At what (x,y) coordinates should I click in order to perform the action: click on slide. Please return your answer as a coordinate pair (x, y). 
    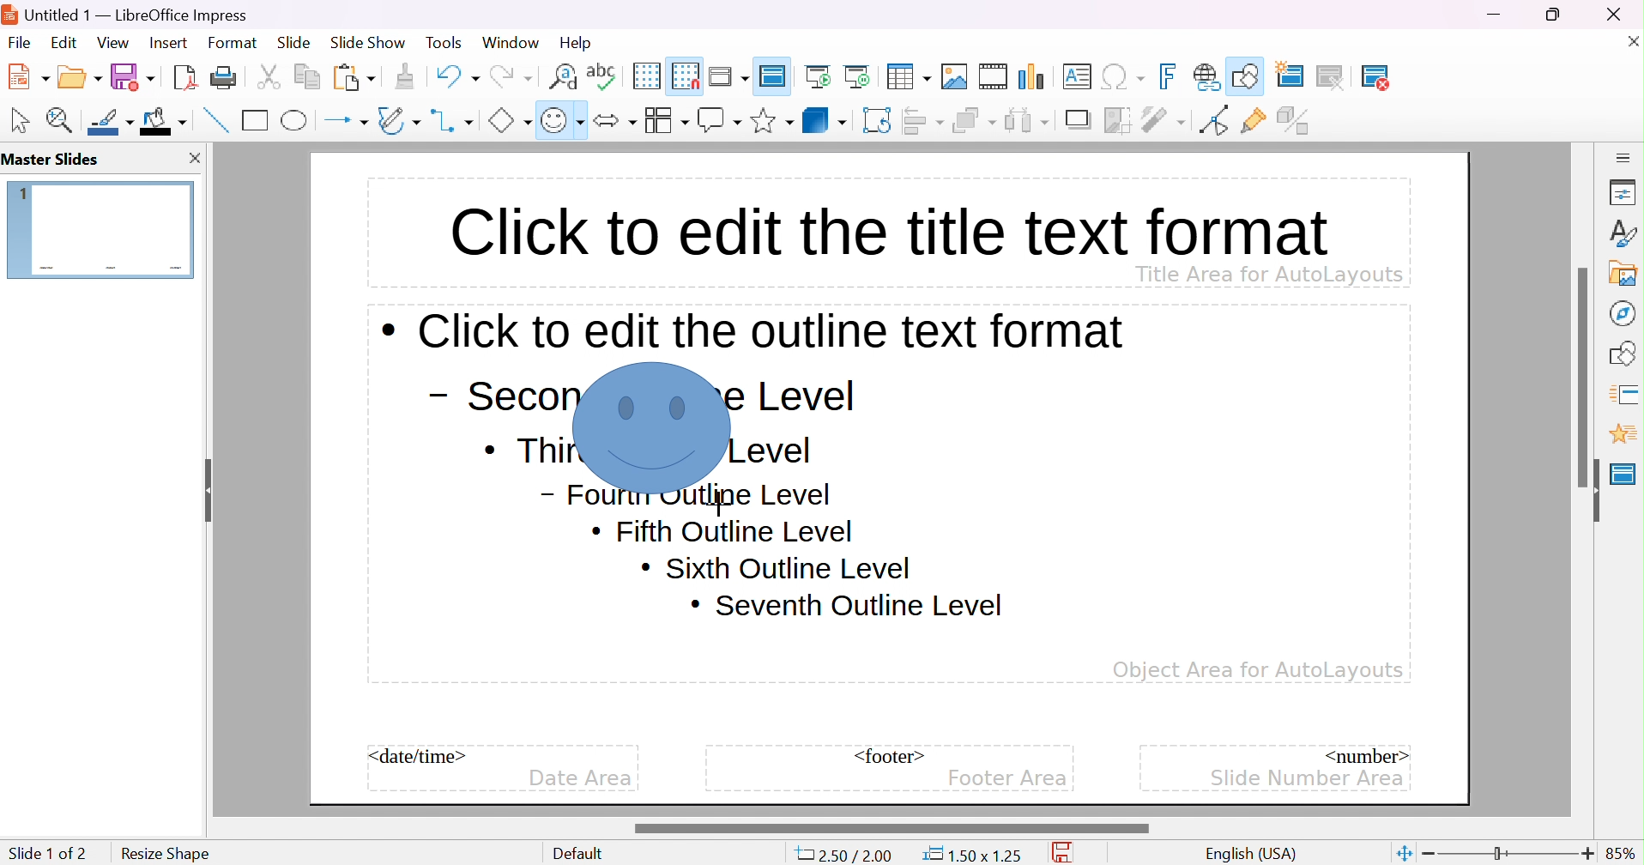
    Looking at the image, I should click on (101, 228).